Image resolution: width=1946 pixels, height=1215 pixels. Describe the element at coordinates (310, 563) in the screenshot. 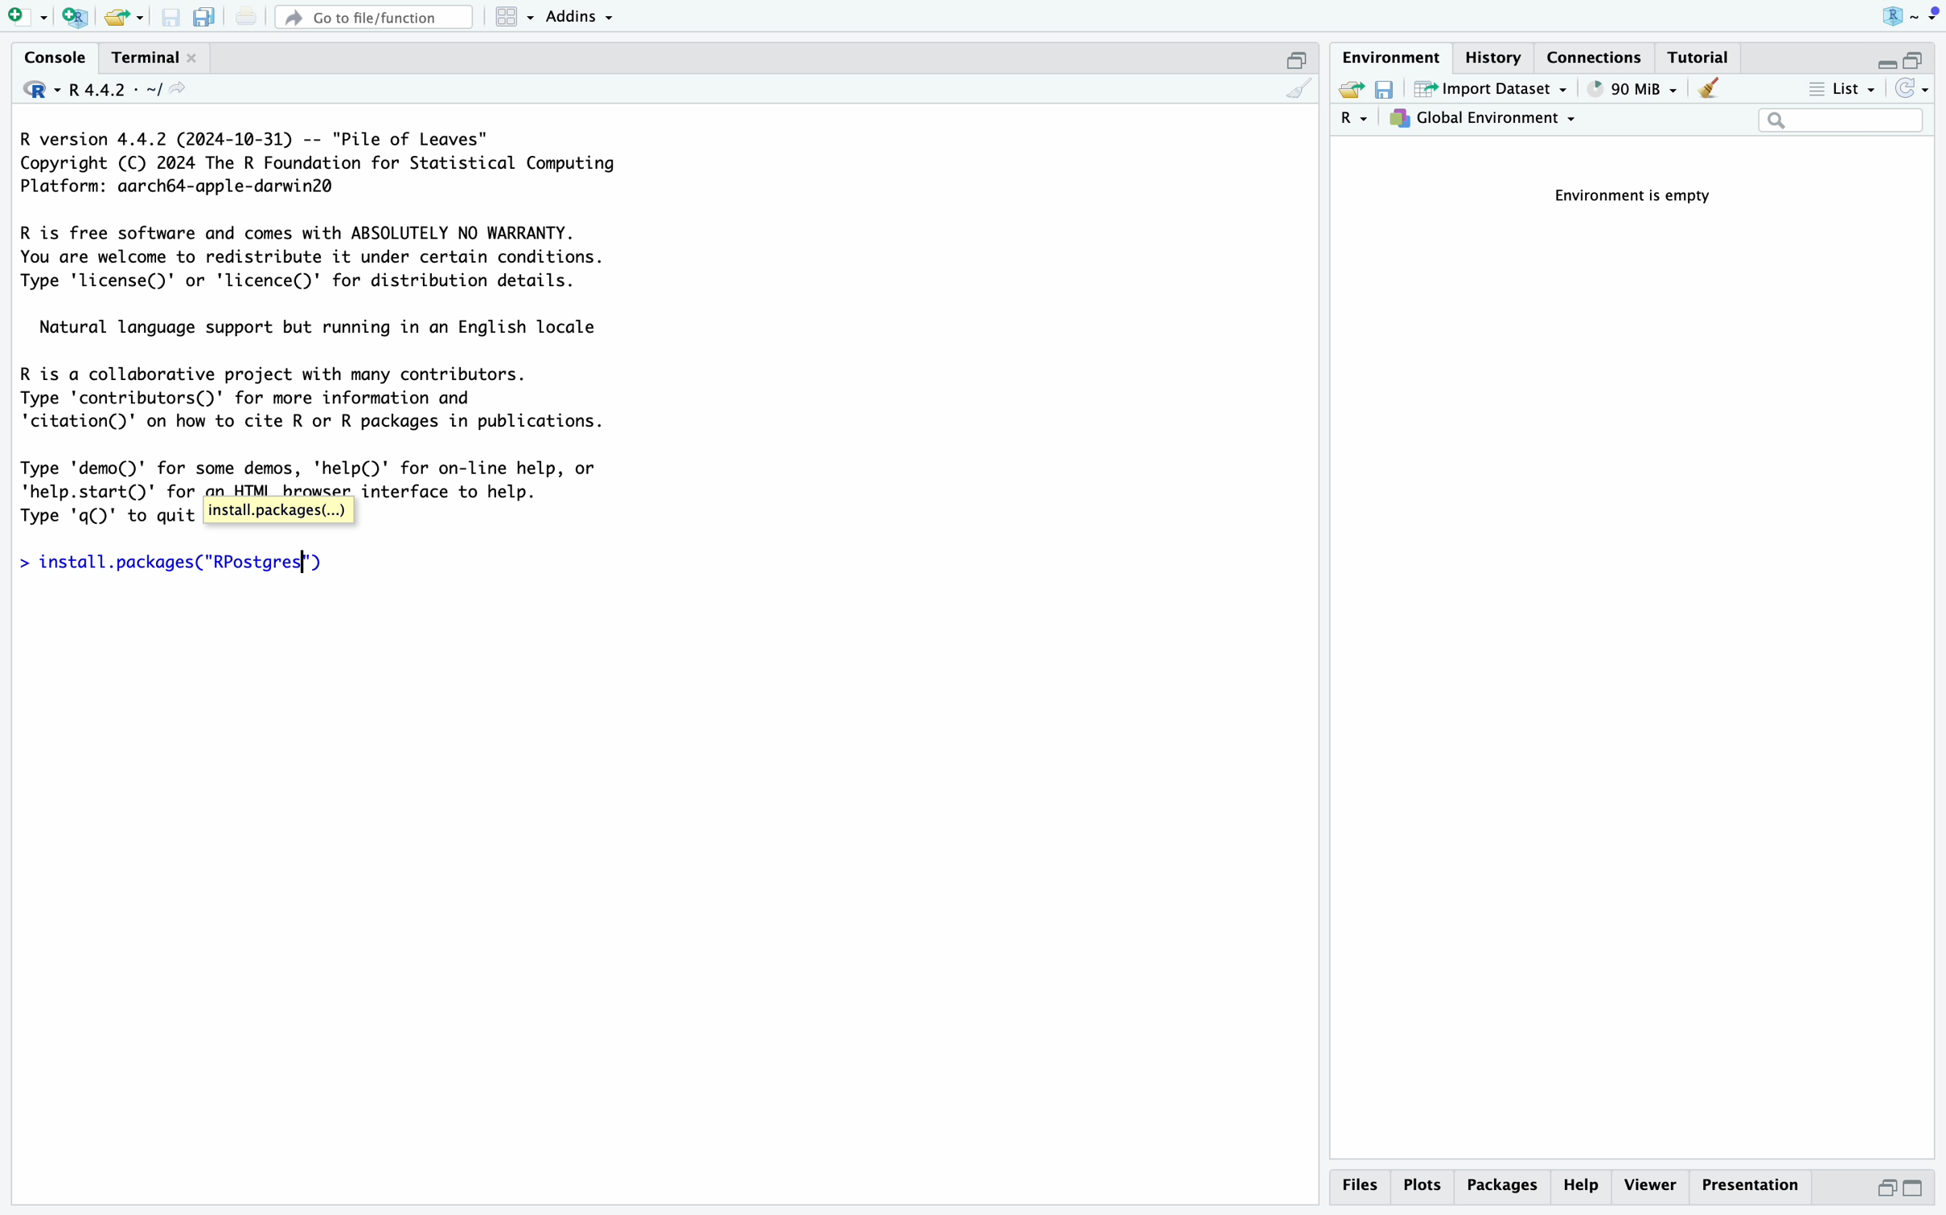

I see `typing cursor` at that location.